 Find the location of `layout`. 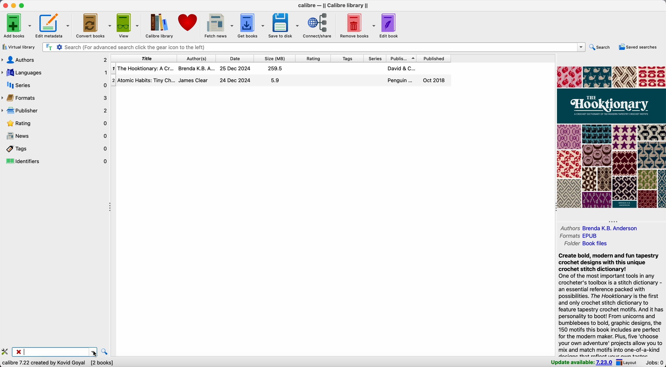

layout is located at coordinates (627, 362).